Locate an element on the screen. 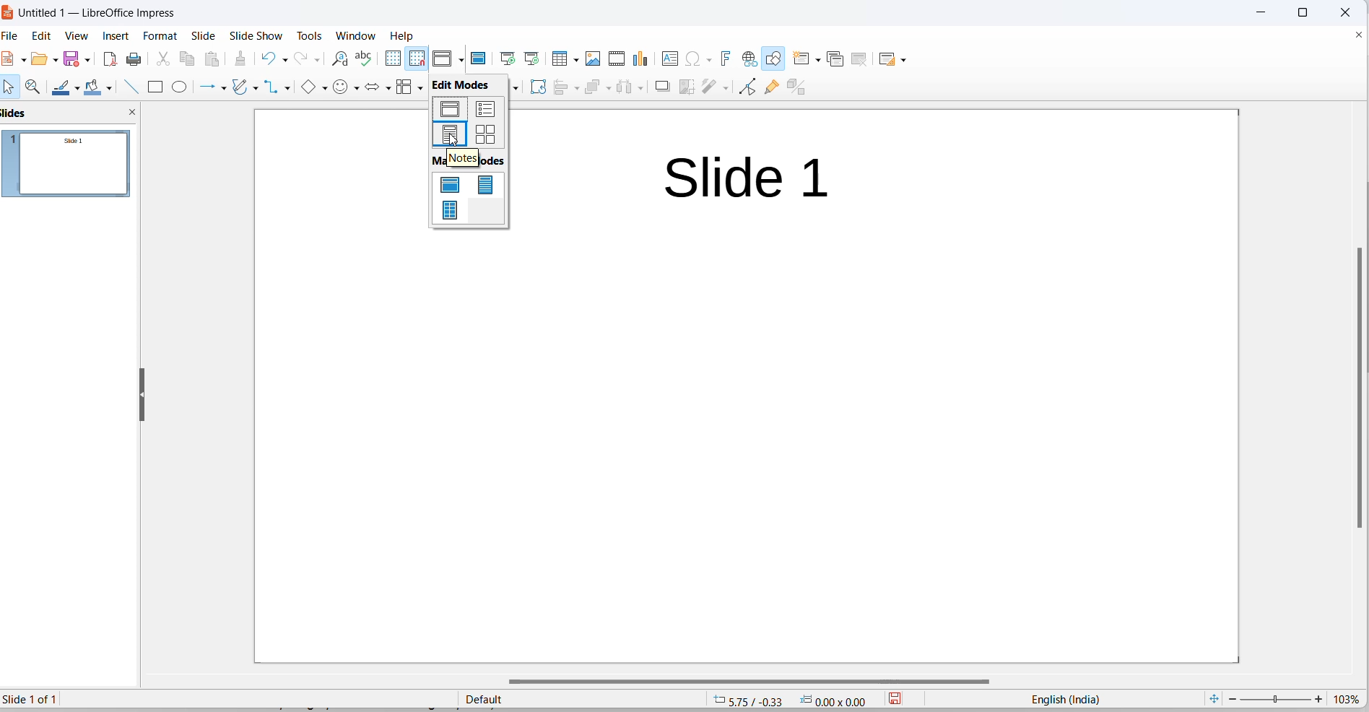 Image resolution: width=1369 pixels, height=712 pixels. slide layout is located at coordinates (889, 58).